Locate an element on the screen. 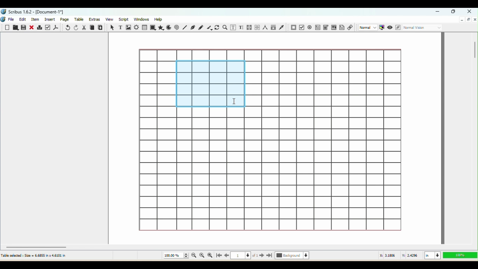  PDF Push button is located at coordinates (293, 27).